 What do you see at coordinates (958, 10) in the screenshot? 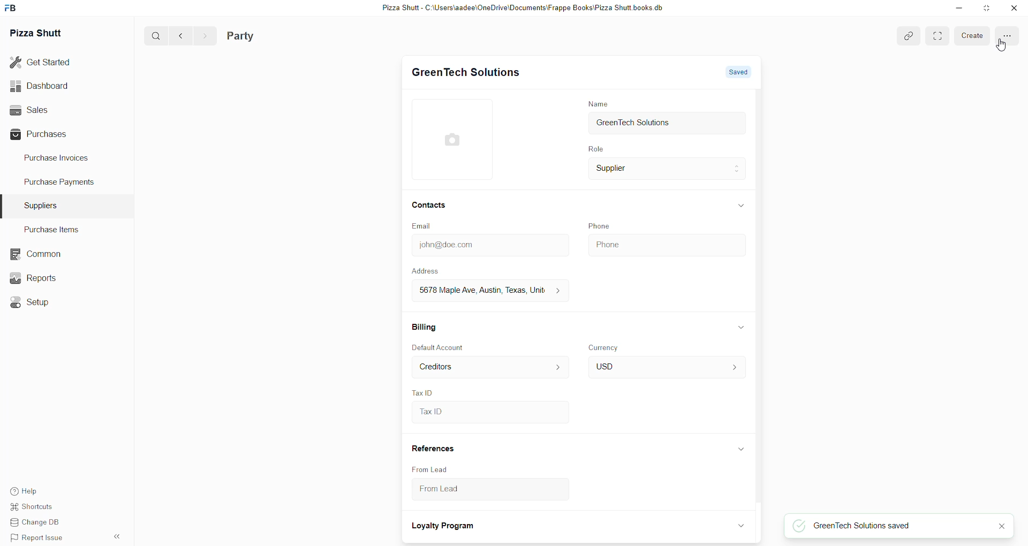
I see `minimize` at bounding box center [958, 10].